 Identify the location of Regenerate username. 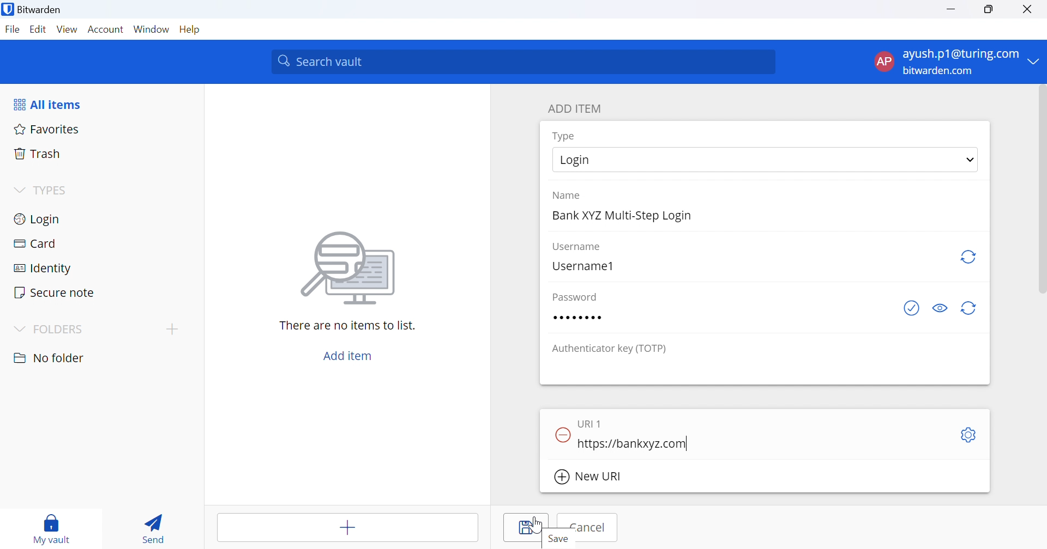
(970, 259).